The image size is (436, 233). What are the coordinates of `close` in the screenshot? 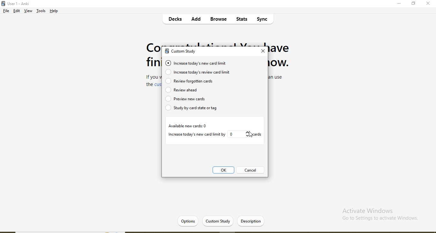 It's located at (428, 4).